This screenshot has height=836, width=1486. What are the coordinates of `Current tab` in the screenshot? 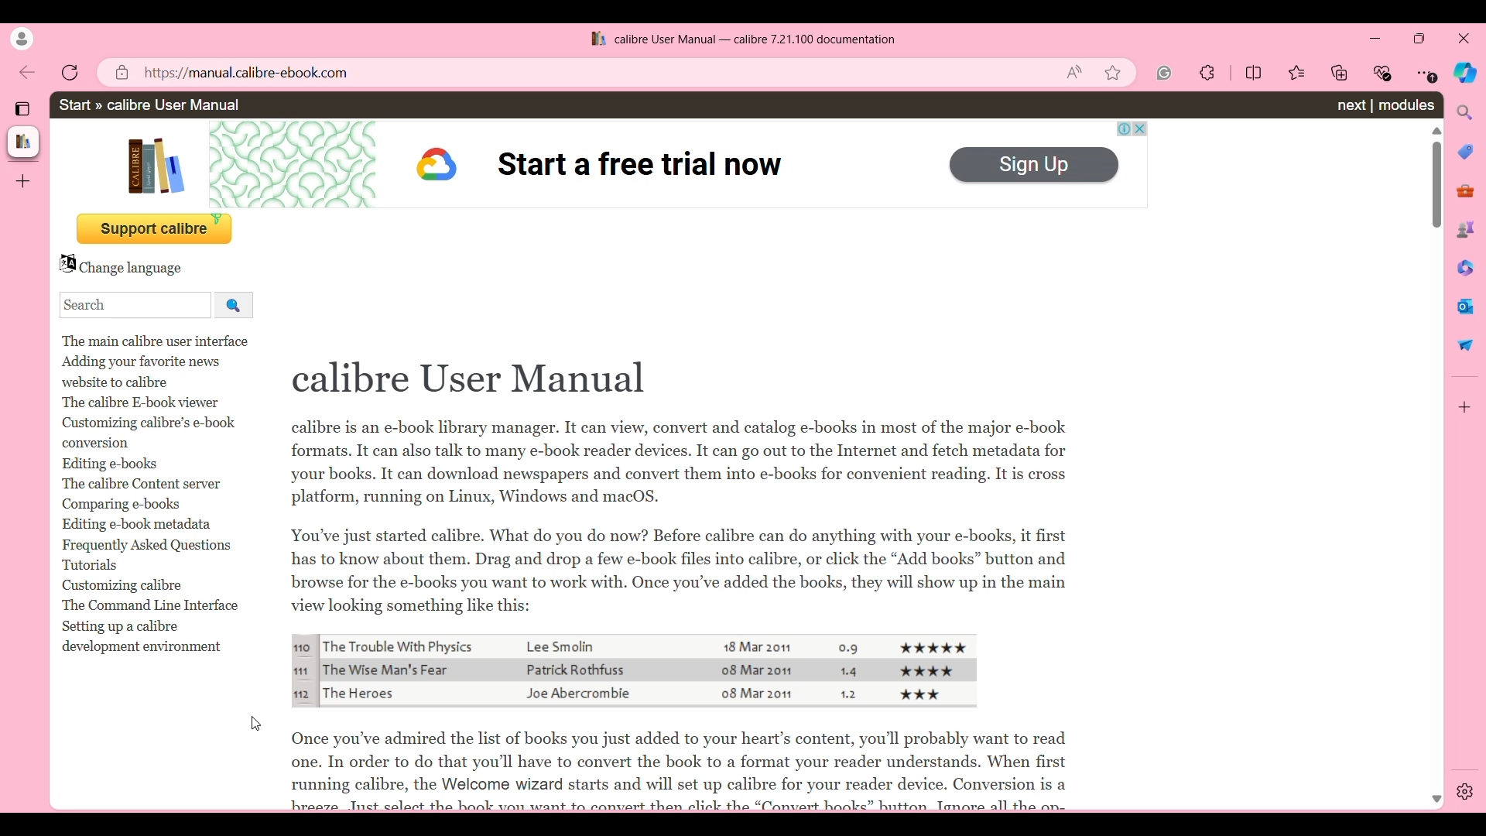 It's located at (23, 142).